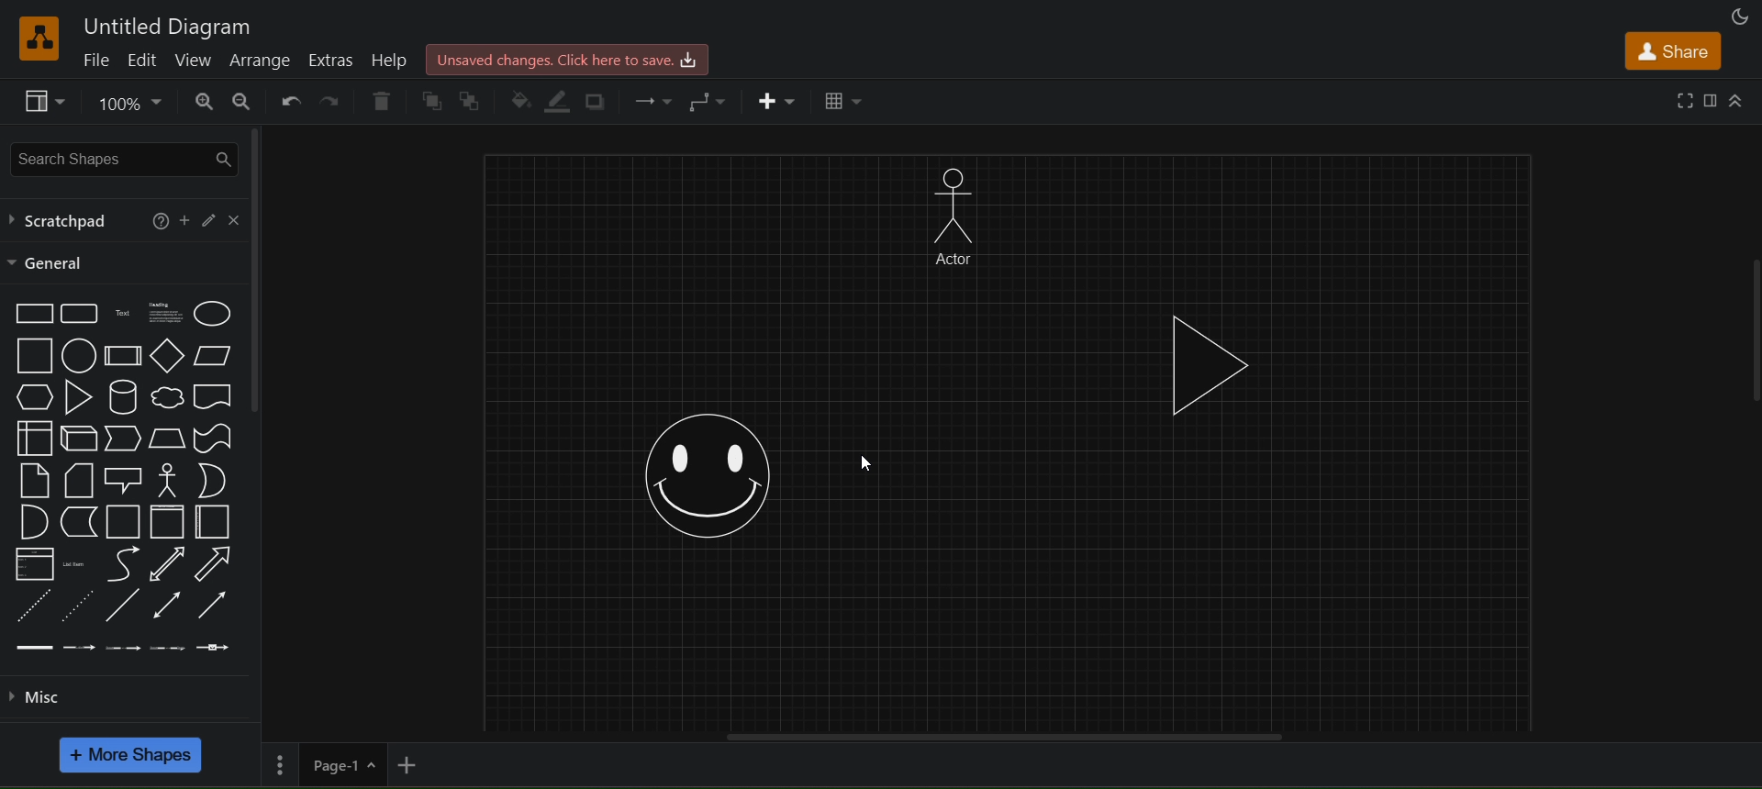 The width and height of the screenshot is (1762, 789). What do you see at coordinates (171, 25) in the screenshot?
I see `untitled diagram` at bounding box center [171, 25].